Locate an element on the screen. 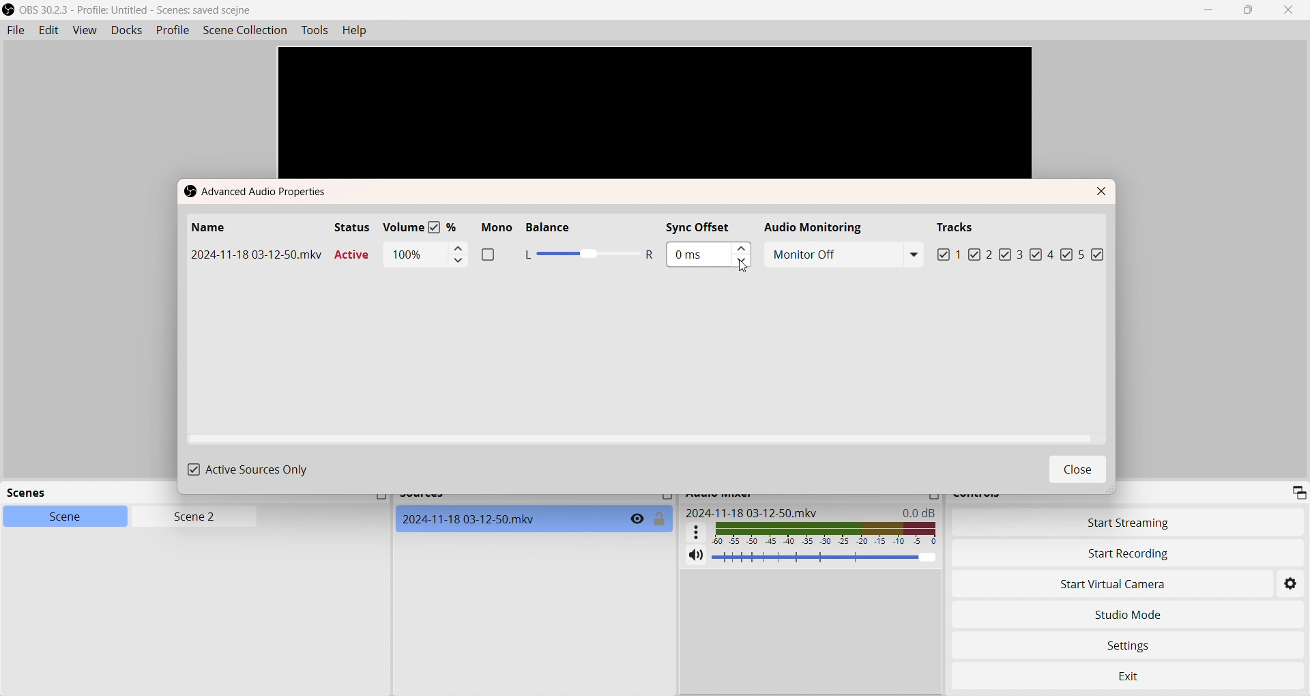 This screenshot has width=1310, height=696. Name is located at coordinates (256, 255).